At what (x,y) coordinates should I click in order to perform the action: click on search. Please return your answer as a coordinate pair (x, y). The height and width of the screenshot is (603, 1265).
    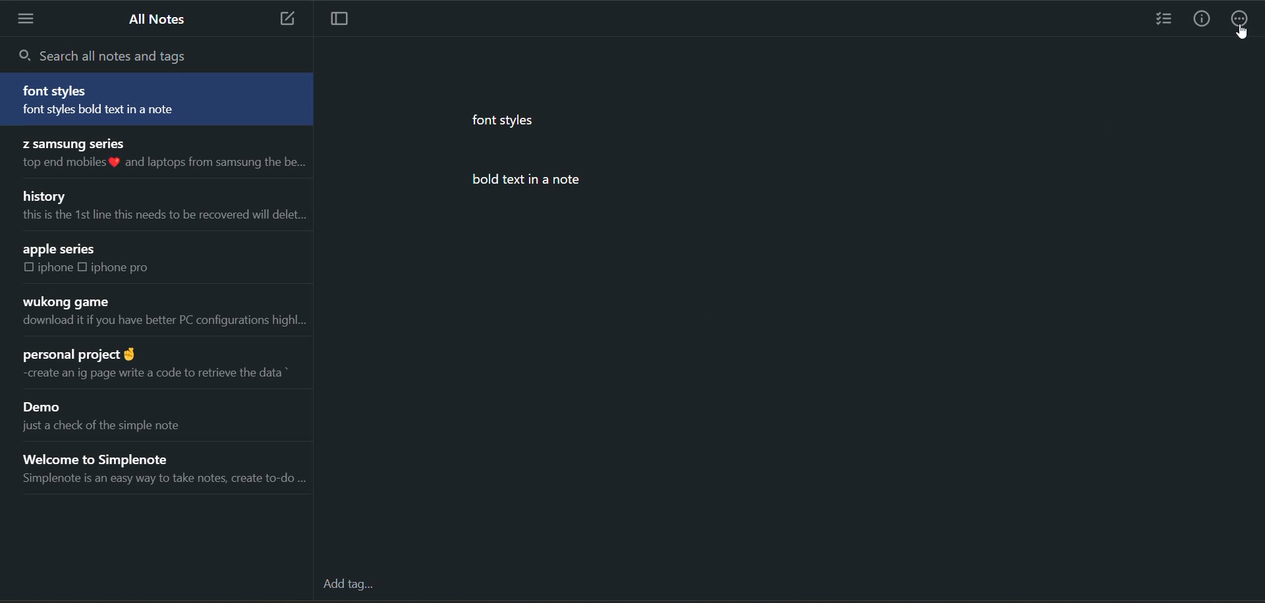
    Looking at the image, I should click on (109, 55).